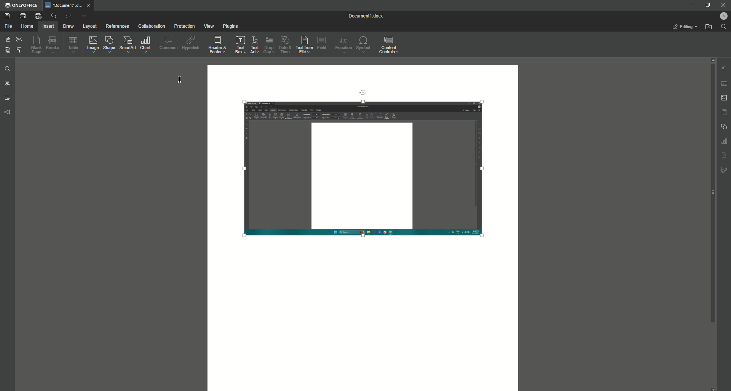  I want to click on Undo, so click(53, 16).